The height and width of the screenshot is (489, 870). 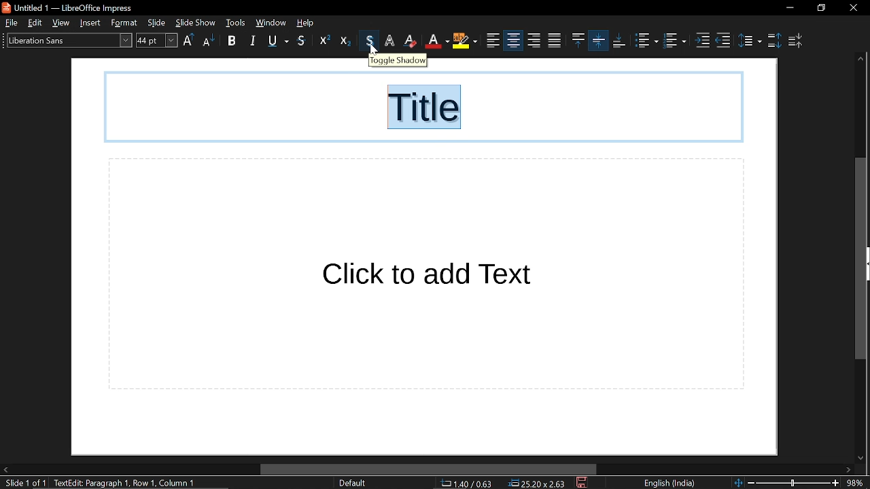 I want to click on bold, so click(x=232, y=42).